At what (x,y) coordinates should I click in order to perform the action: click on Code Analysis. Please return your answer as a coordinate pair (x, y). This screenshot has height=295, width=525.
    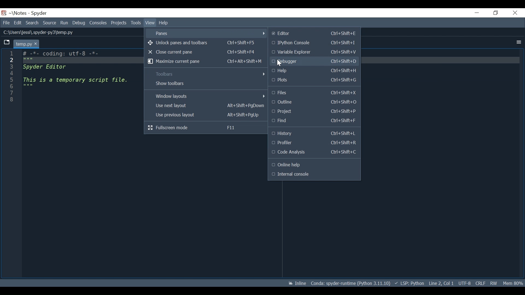
    Looking at the image, I should click on (314, 152).